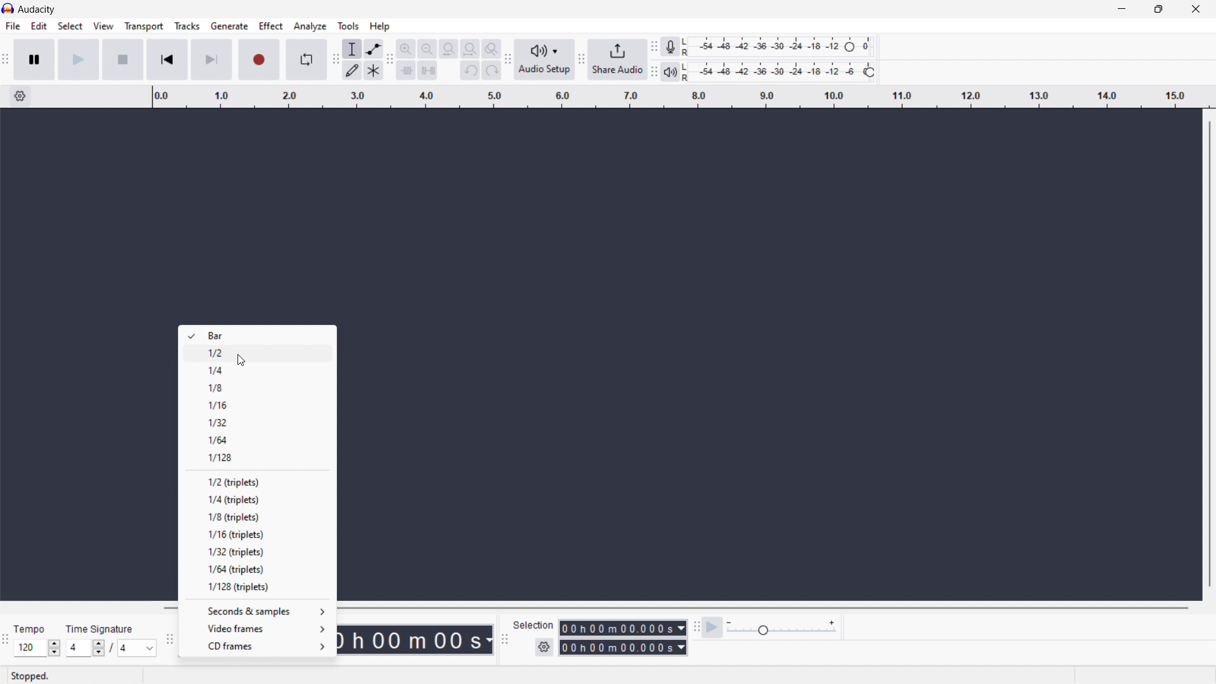 This screenshot has height=684, width=1216. Describe the element at coordinates (348, 25) in the screenshot. I see `tools` at that location.